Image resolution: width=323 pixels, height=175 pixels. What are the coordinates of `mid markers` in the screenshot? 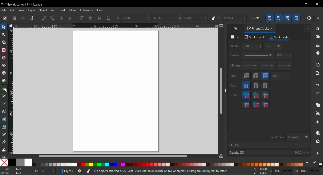 It's located at (267, 66).